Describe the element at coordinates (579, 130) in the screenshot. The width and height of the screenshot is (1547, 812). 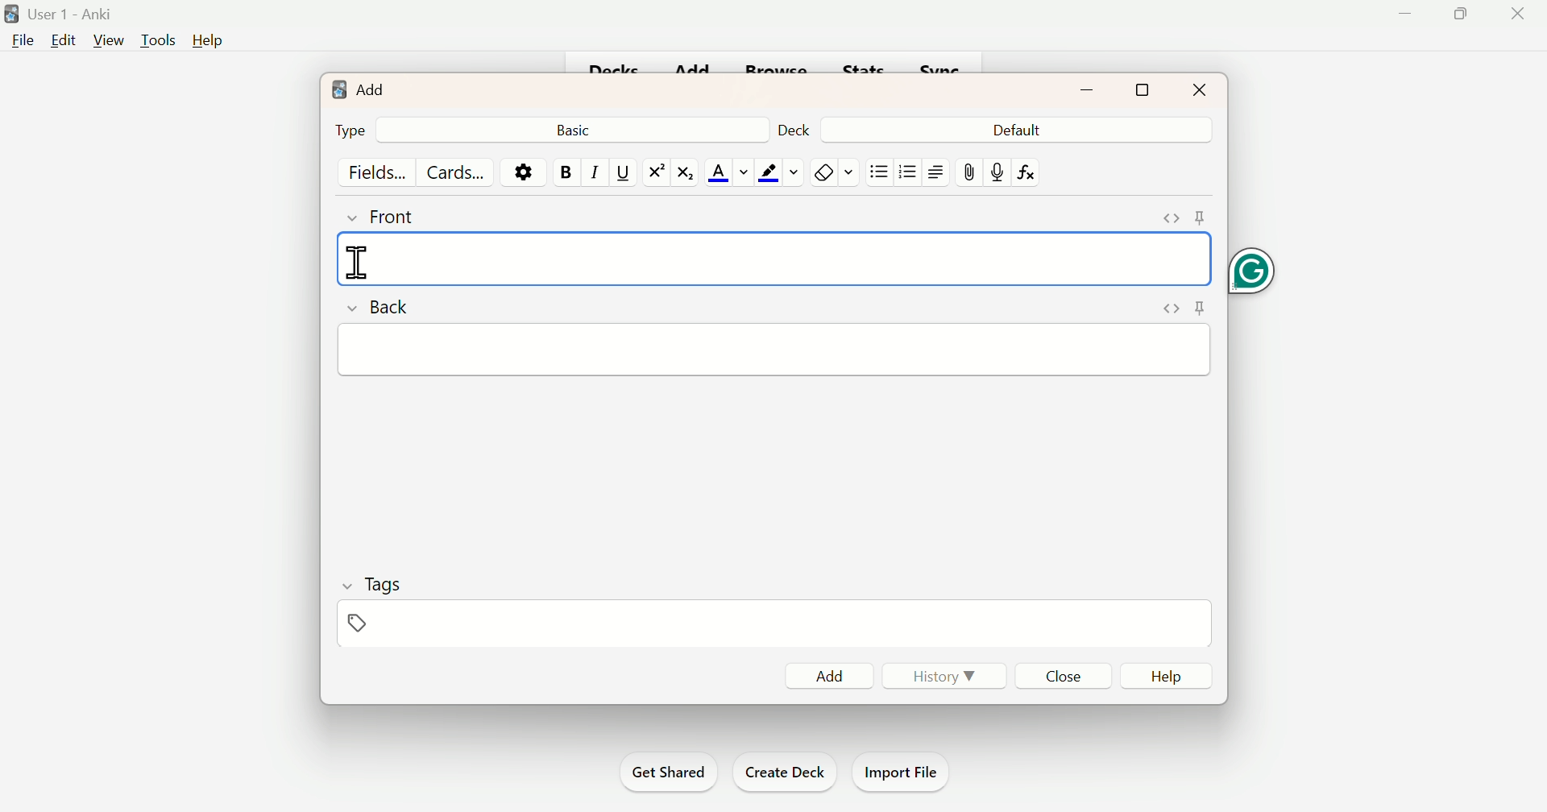
I see `Basic` at that location.